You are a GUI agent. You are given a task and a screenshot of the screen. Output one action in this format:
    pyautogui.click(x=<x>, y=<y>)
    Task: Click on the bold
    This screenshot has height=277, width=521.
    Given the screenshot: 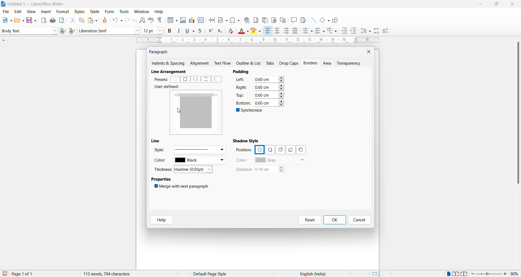 What is the action you would take?
    pyautogui.click(x=170, y=31)
    